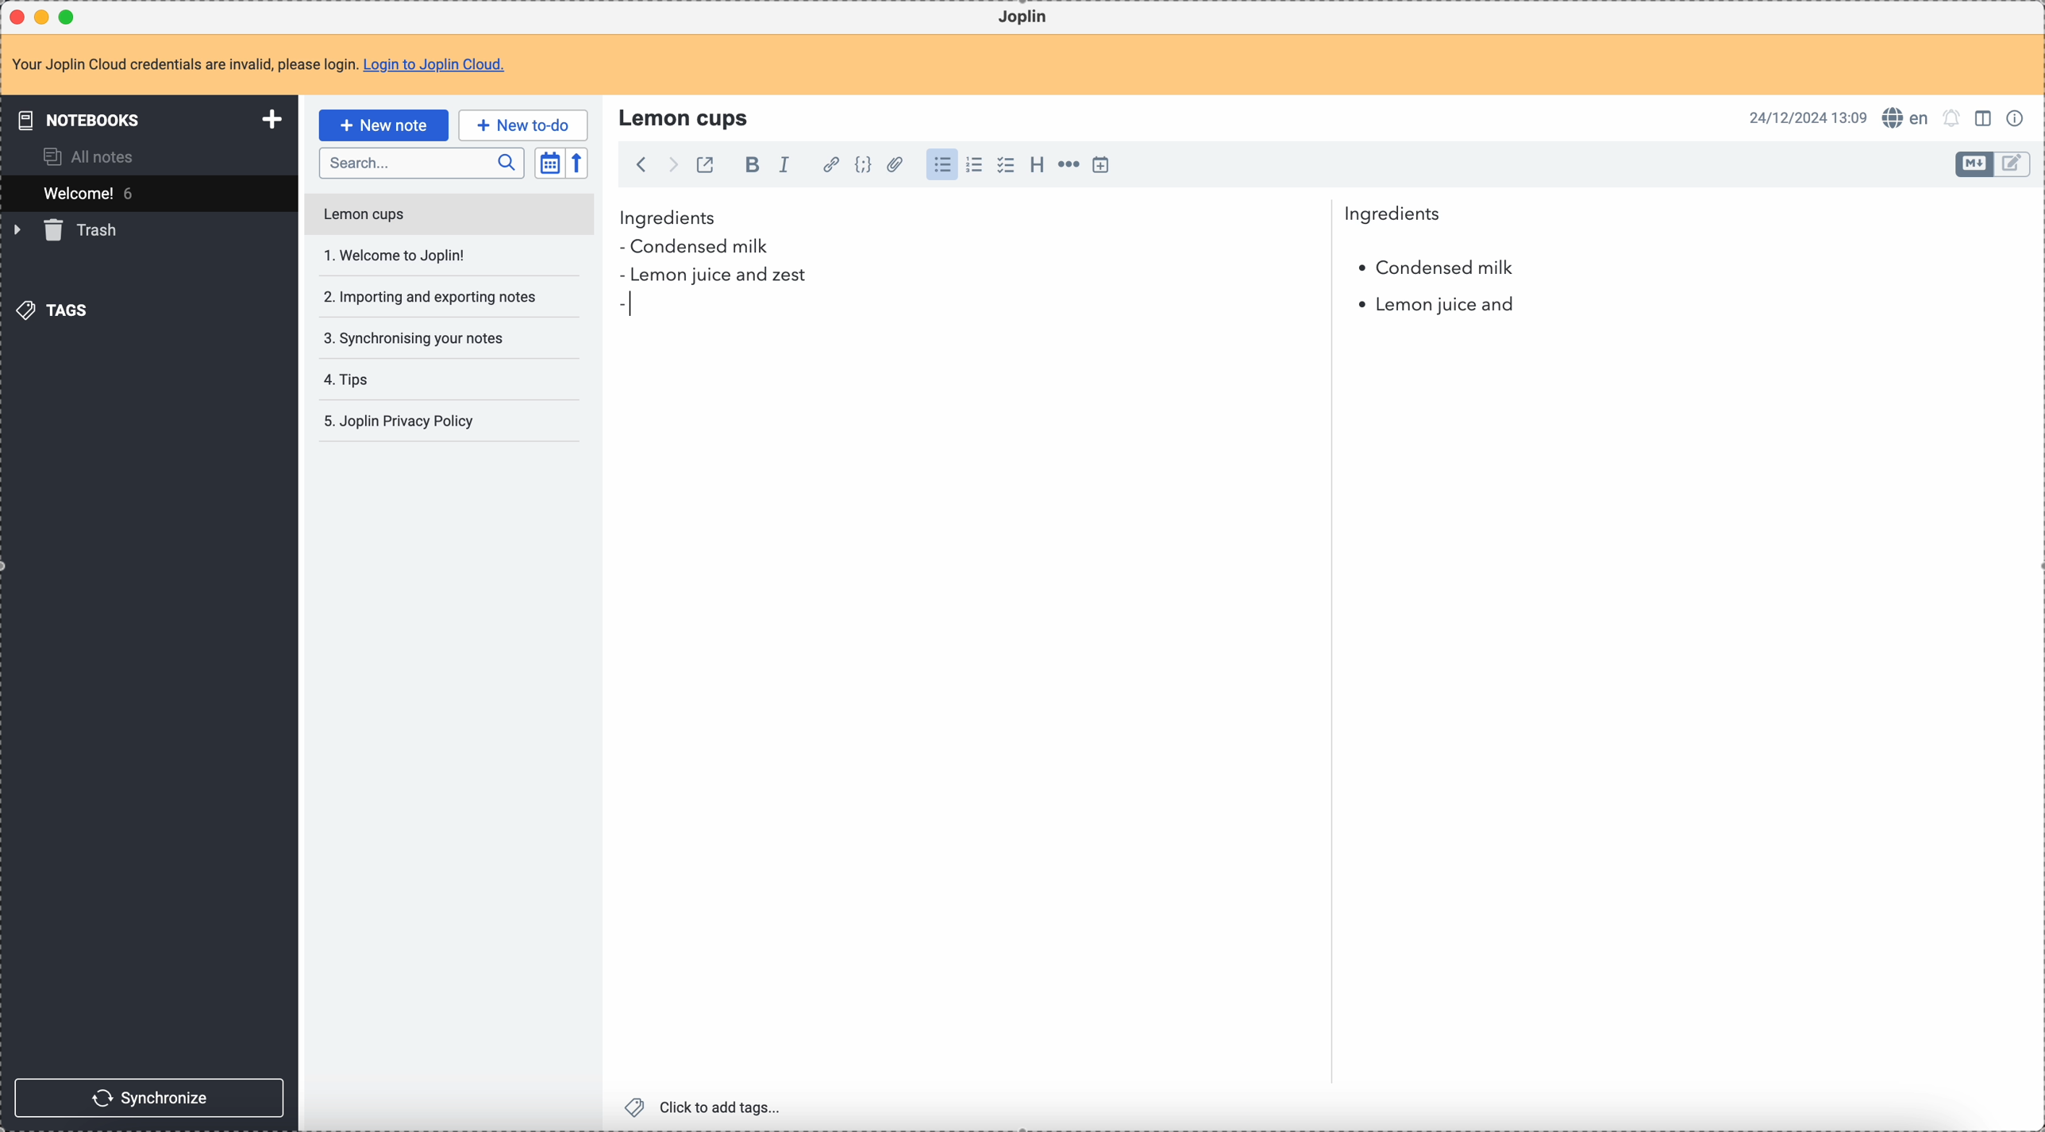 The height and width of the screenshot is (1132, 2045). What do you see at coordinates (940, 165) in the screenshot?
I see `bulleted list` at bounding box center [940, 165].